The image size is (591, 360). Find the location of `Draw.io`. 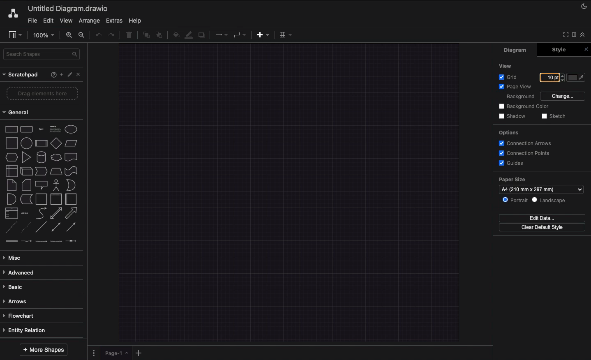

Draw.io is located at coordinates (14, 14).